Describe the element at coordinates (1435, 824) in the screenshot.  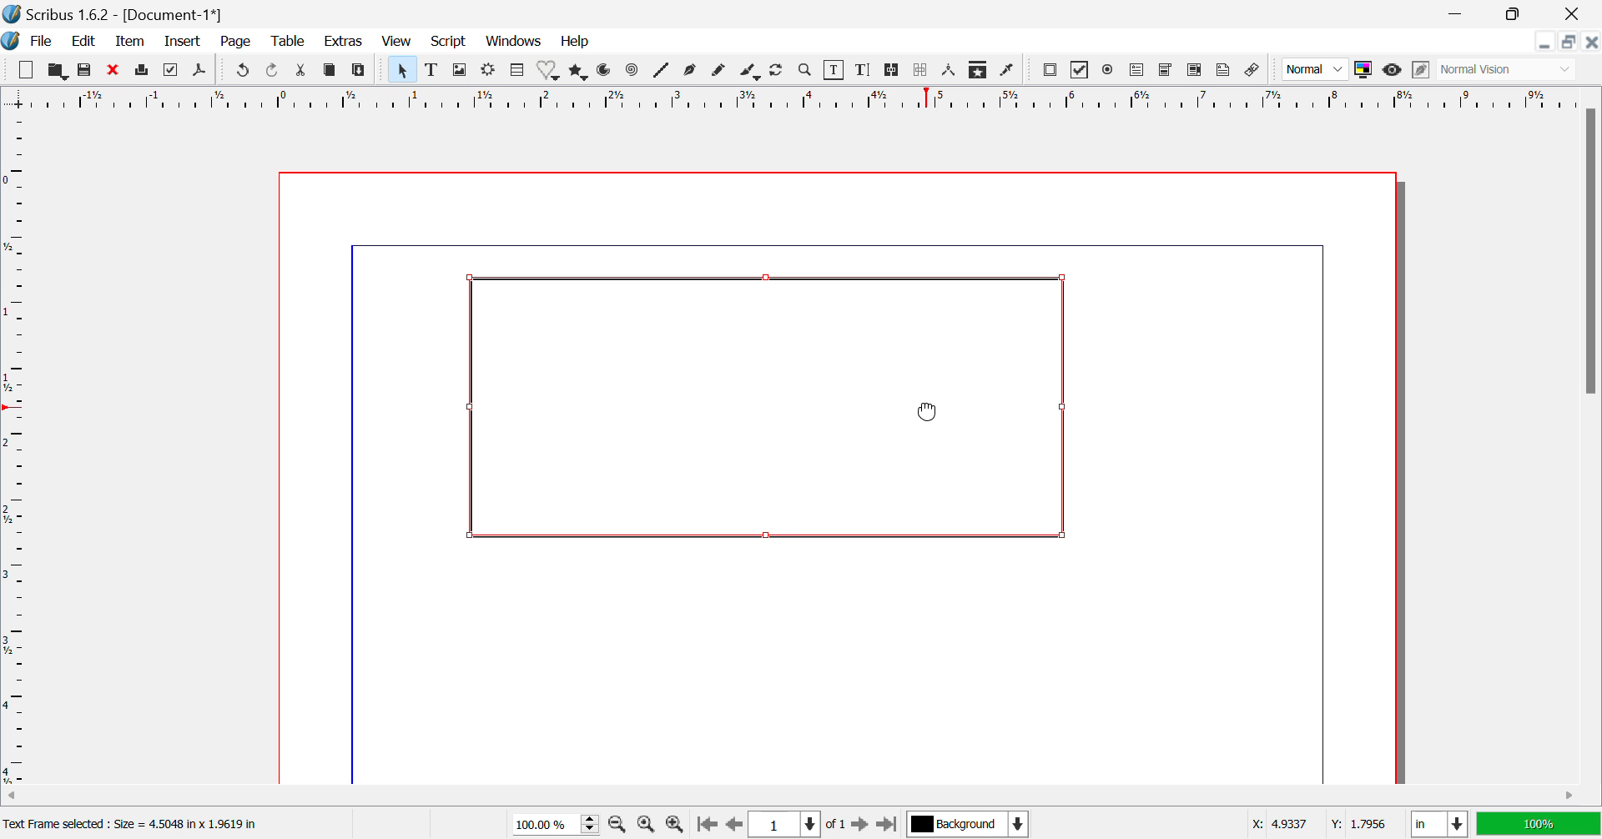
I see `in` at that location.